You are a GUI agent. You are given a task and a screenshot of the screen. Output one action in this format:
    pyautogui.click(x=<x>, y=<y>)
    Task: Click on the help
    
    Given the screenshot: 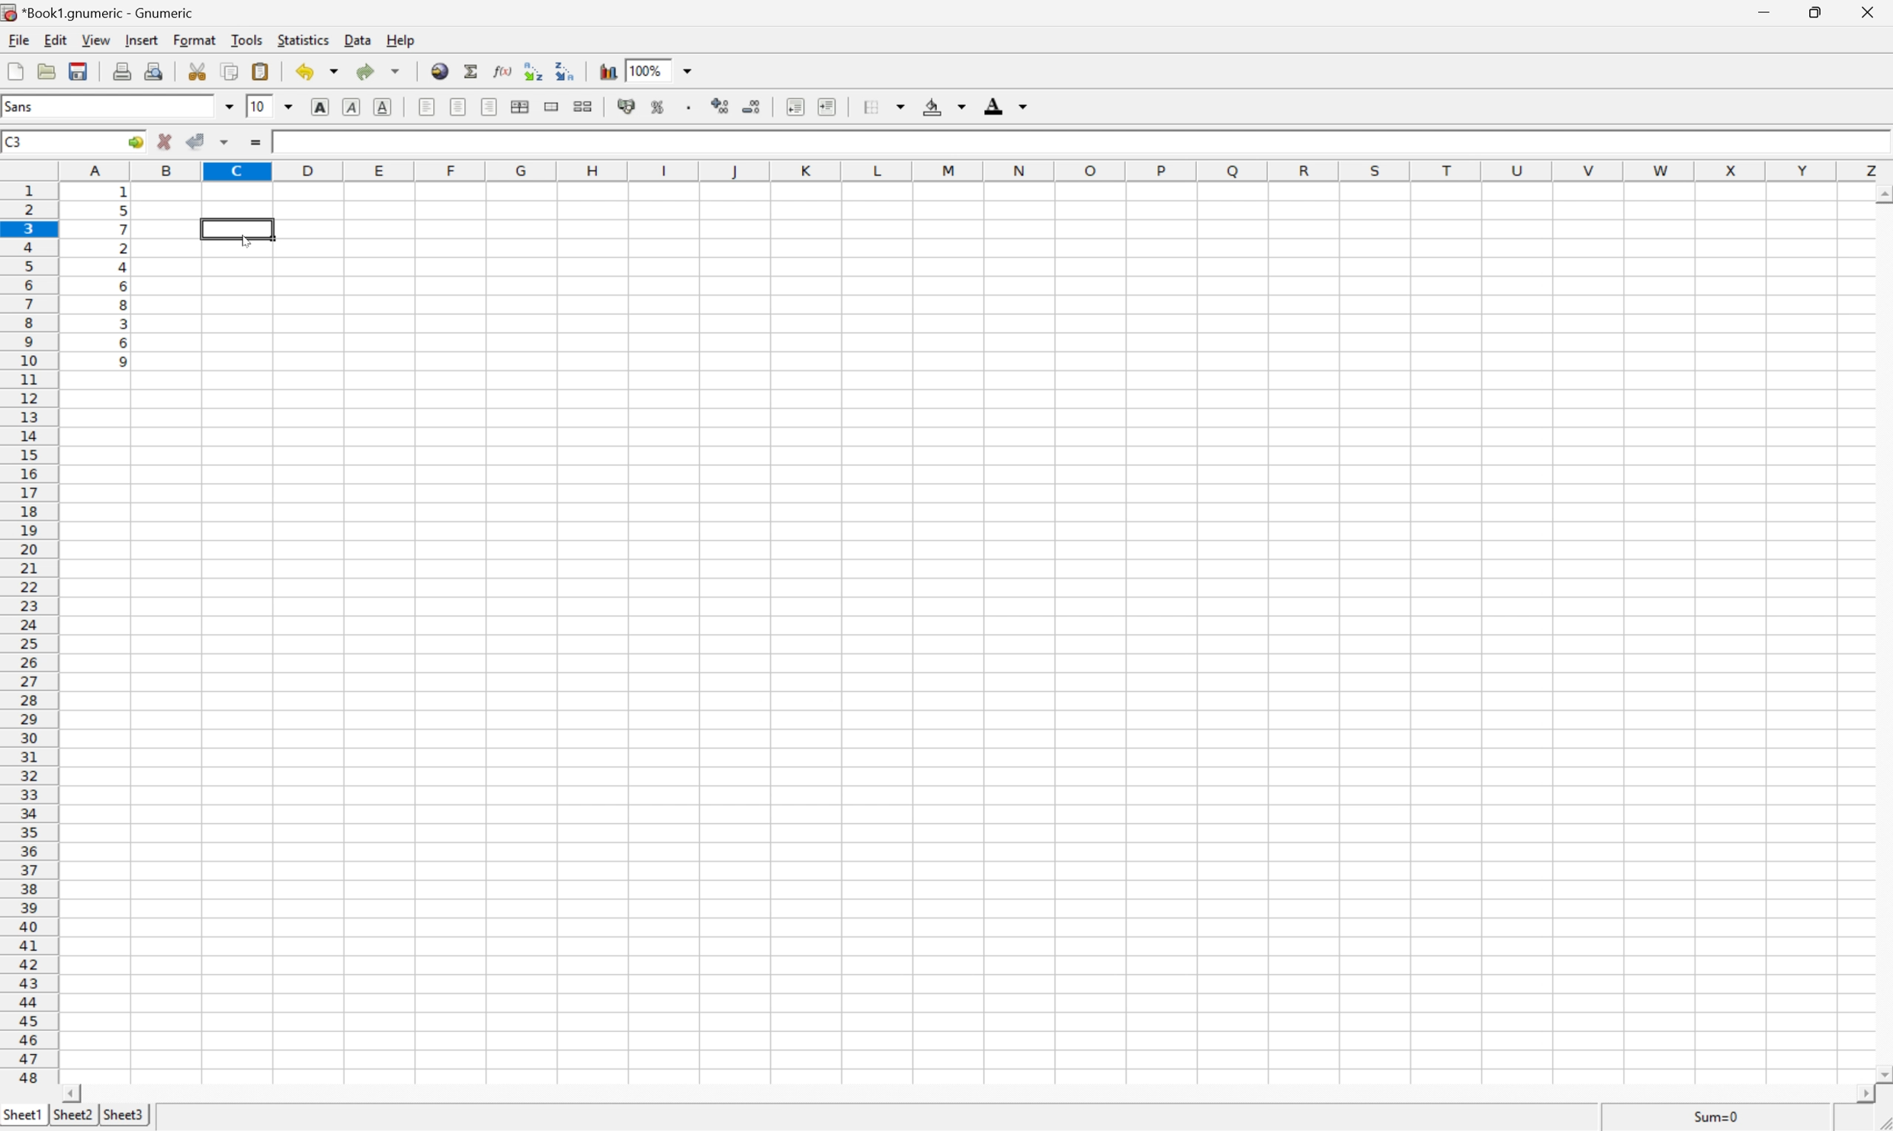 What is the action you would take?
    pyautogui.click(x=401, y=40)
    